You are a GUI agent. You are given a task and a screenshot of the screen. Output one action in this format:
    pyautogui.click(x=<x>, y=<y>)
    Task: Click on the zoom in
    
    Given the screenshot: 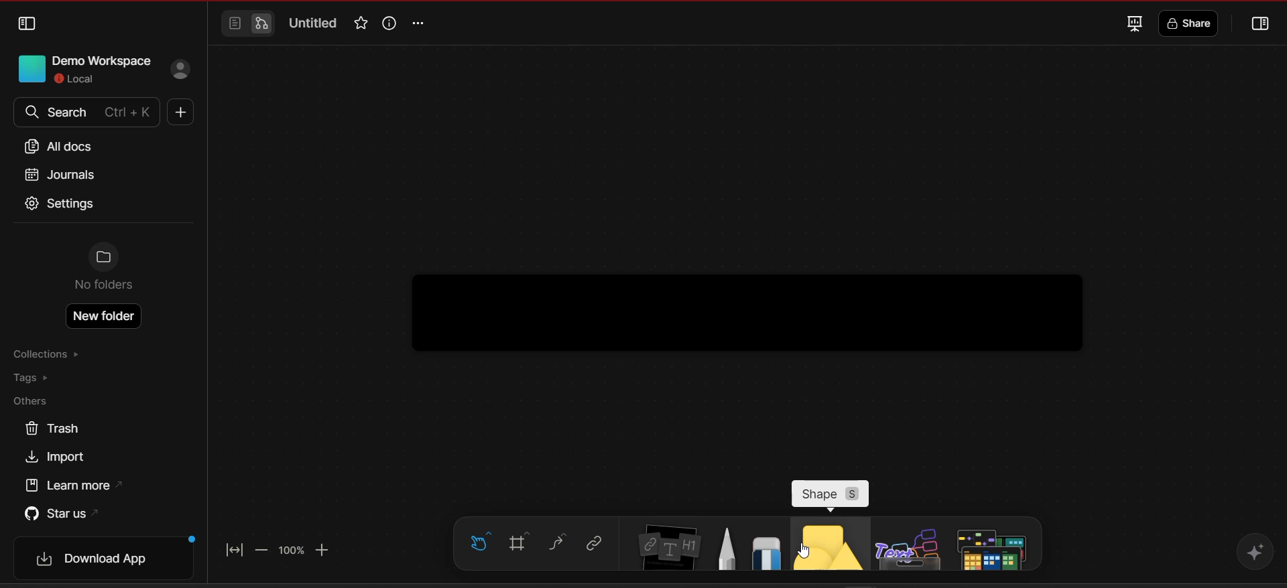 What is the action you would take?
    pyautogui.click(x=325, y=550)
    